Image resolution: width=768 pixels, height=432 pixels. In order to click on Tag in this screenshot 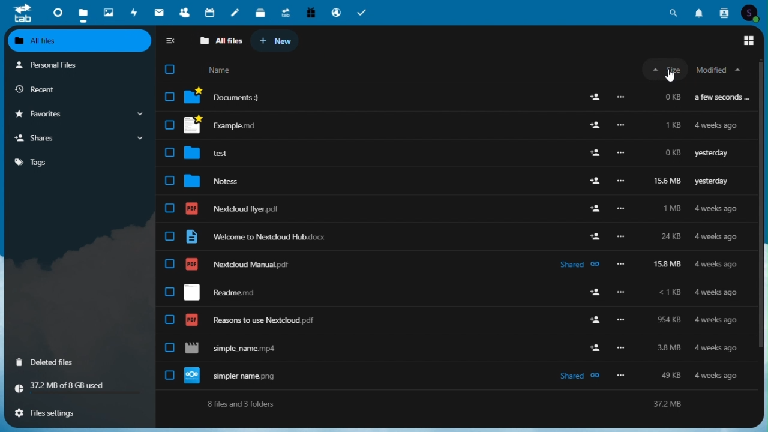, I will do `click(43, 161)`.